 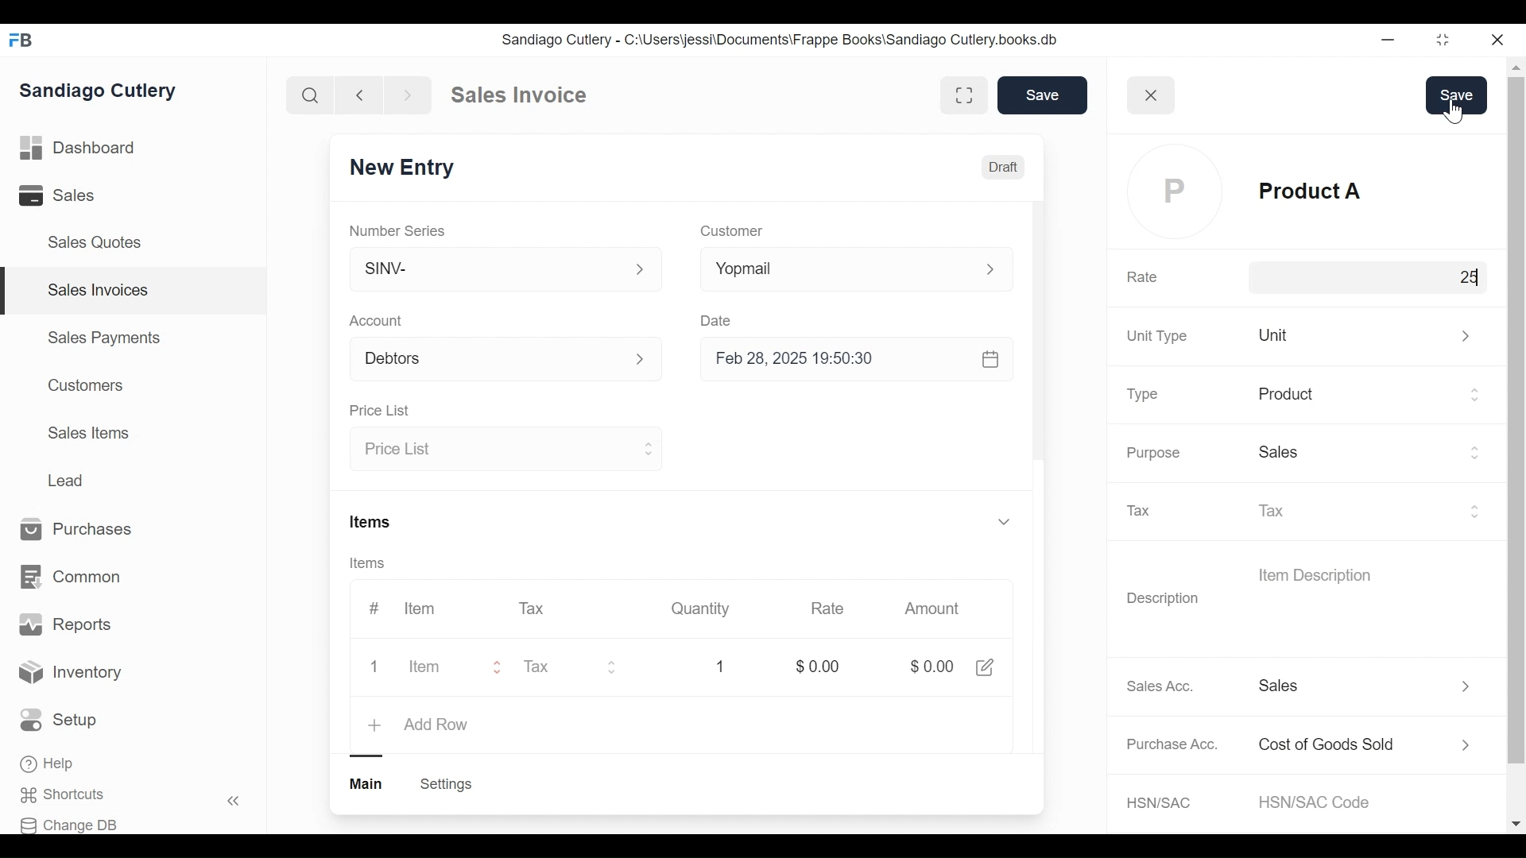 I want to click on $0.00, so click(x=814, y=664).